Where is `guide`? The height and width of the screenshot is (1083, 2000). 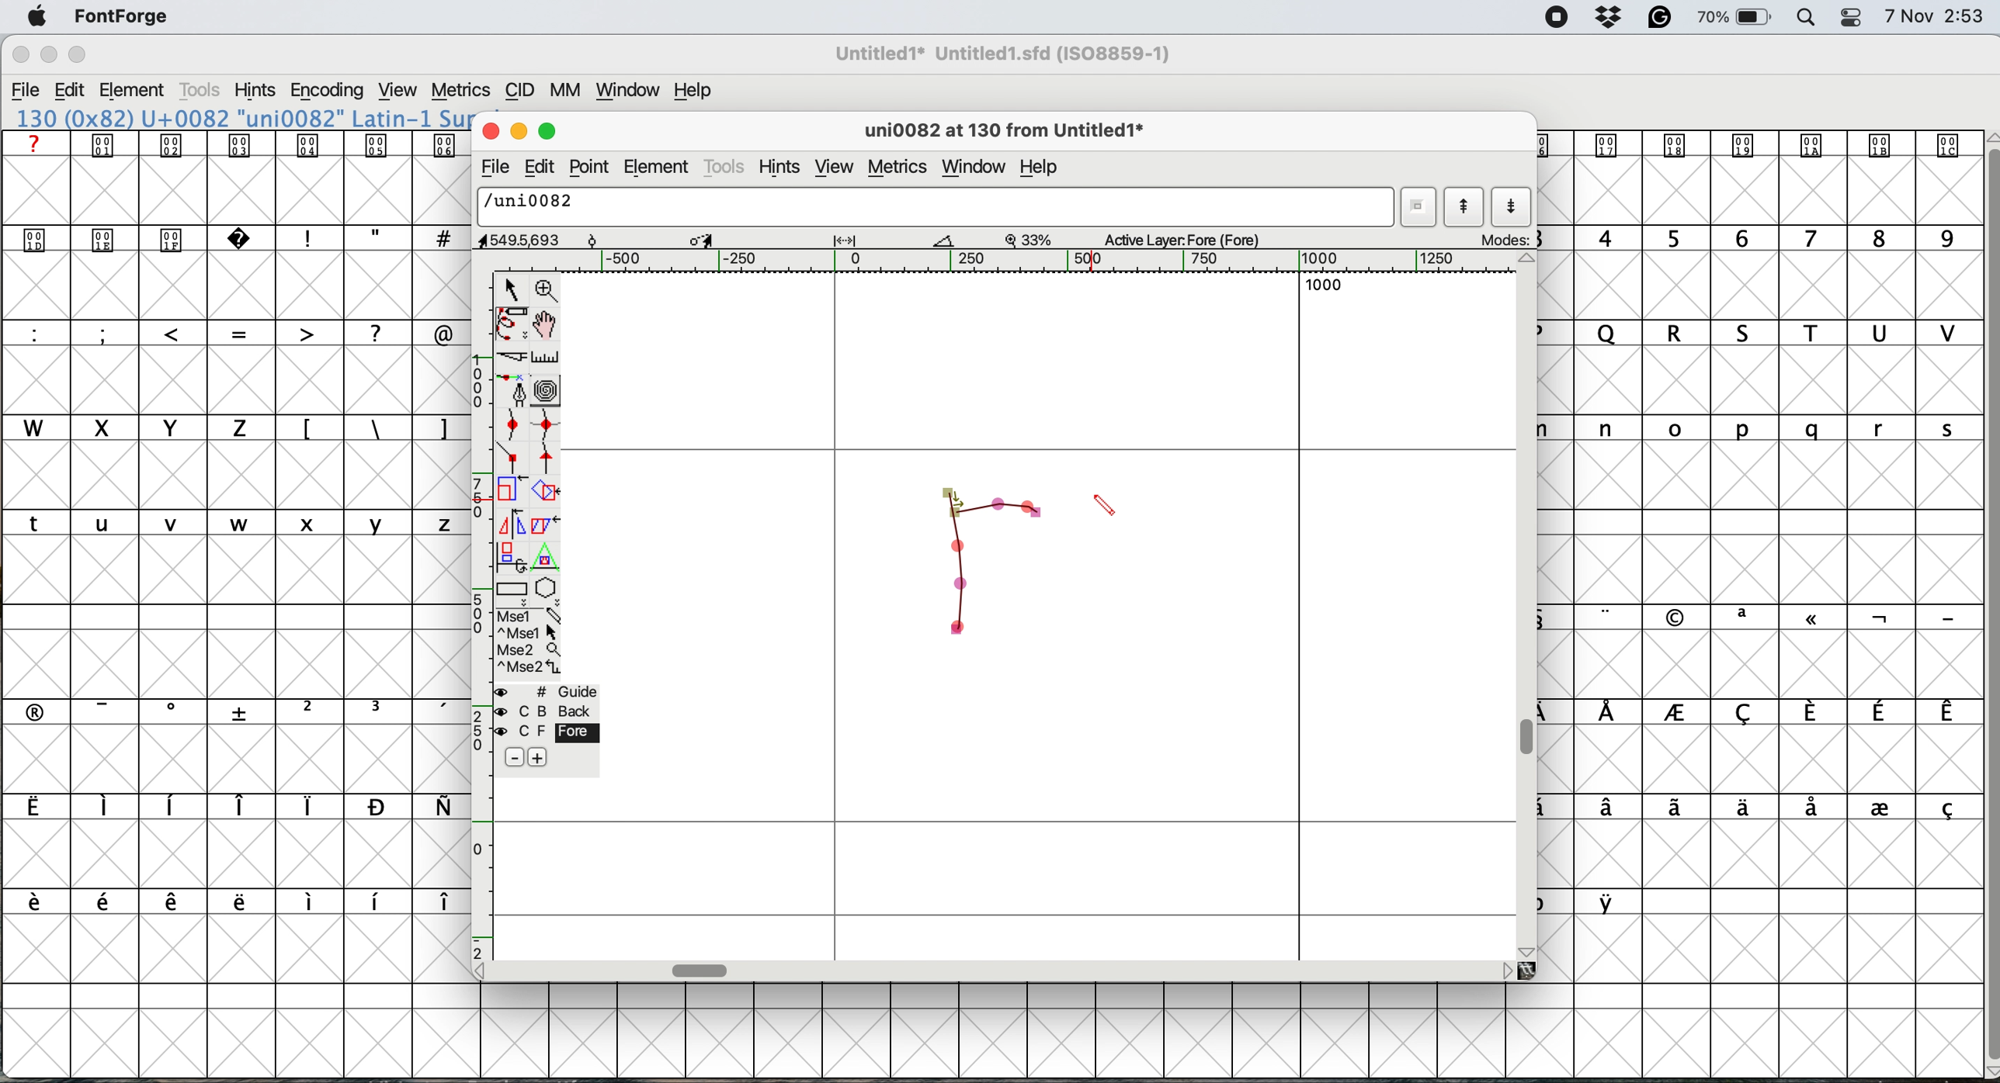
guide is located at coordinates (550, 691).